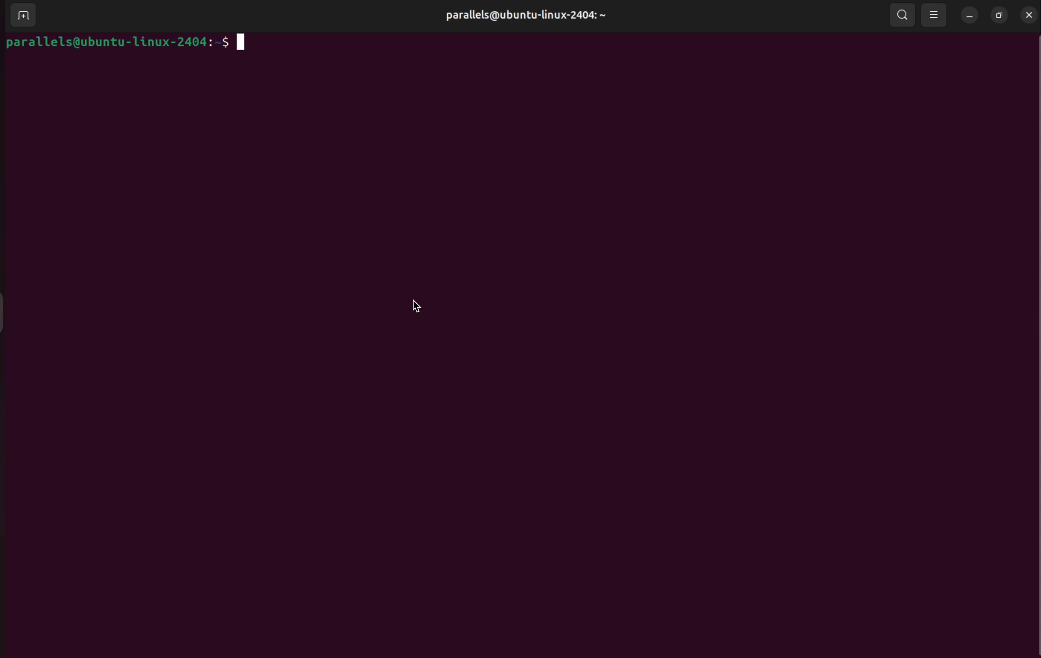  What do you see at coordinates (170, 45) in the screenshot?
I see `parallels@ubuntu-1linux-2404:-$ | |` at bounding box center [170, 45].